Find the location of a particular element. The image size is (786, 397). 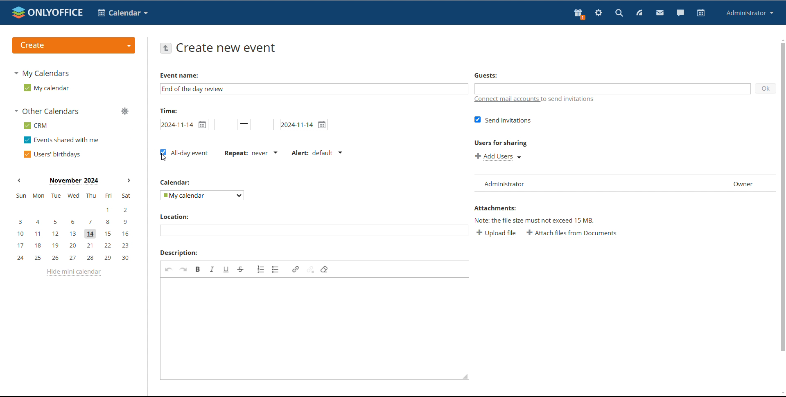

location is located at coordinates (174, 216).